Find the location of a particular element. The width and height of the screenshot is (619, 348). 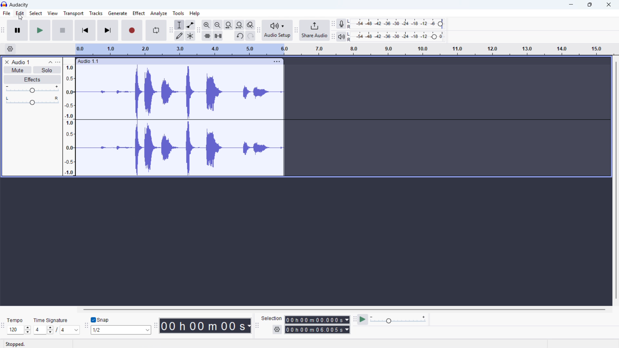

toggle zoom is located at coordinates (250, 25).